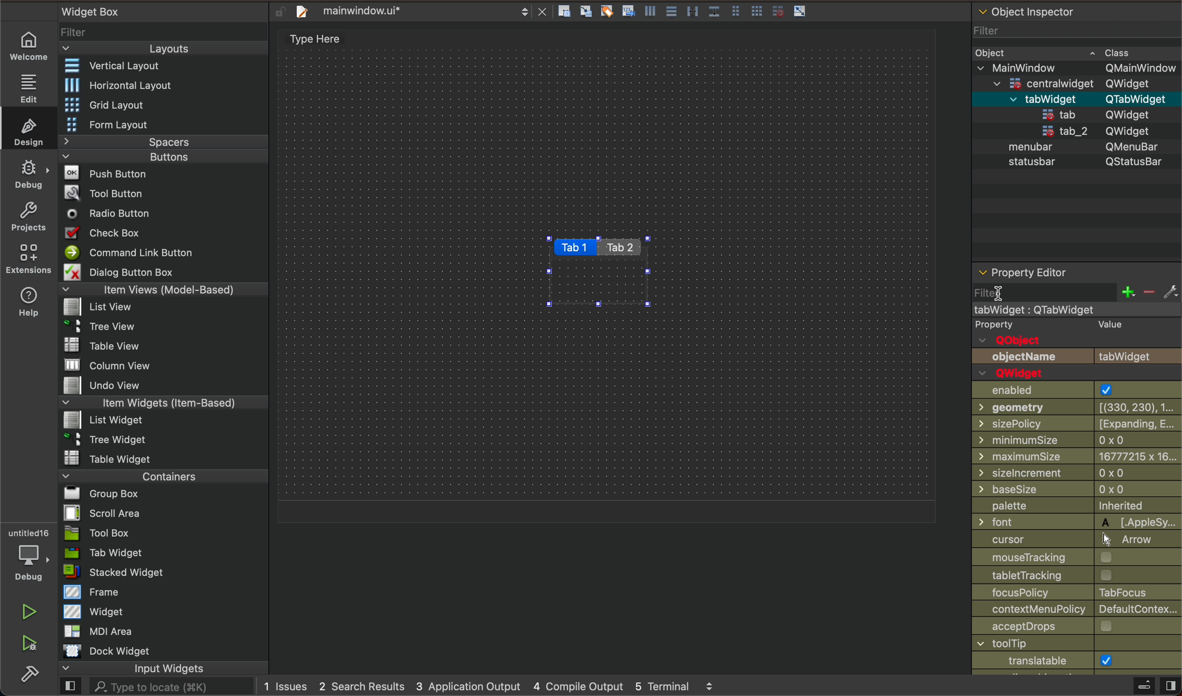 The height and width of the screenshot is (696, 1182). Describe the element at coordinates (99, 173) in the screenshot. I see `Push Button` at that location.